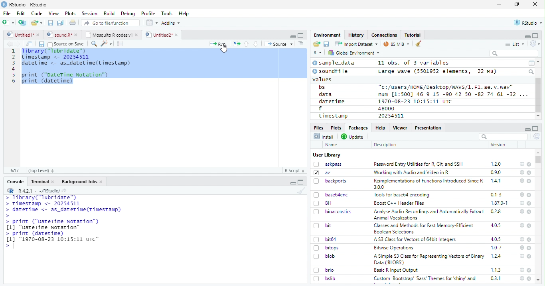  Describe the element at coordinates (438, 71) in the screenshot. I see `Large wave (5501952 elements, 22 MB)` at that location.